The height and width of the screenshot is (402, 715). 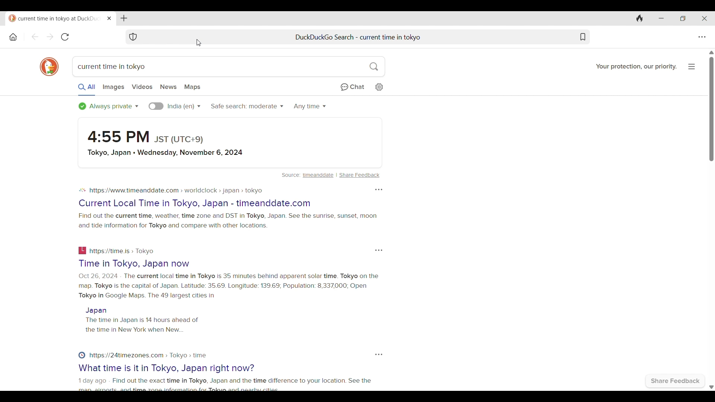 What do you see at coordinates (353, 87) in the screenshot?
I see `Chat privately with AI` at bounding box center [353, 87].